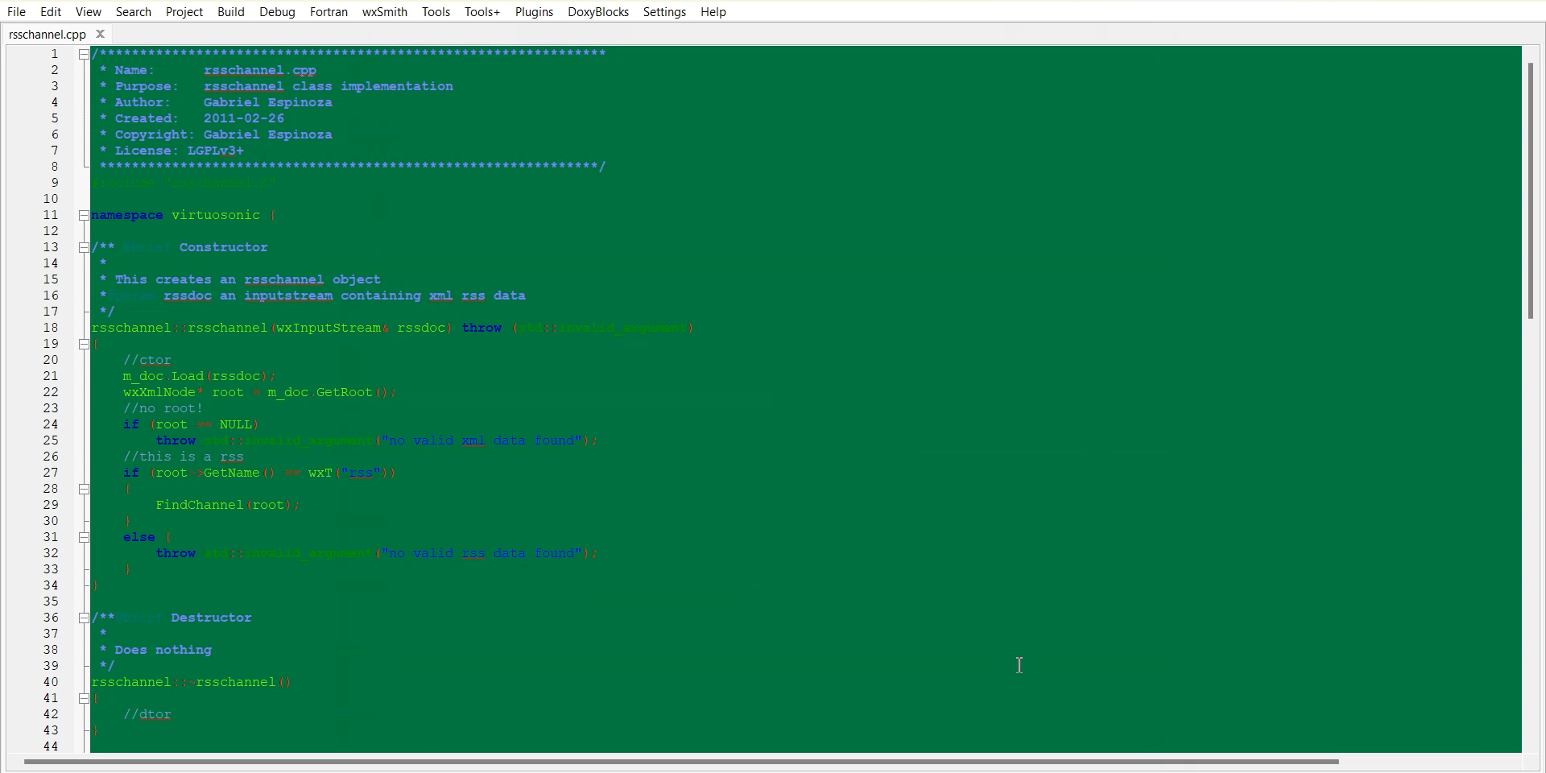  I want to click on Project, so click(184, 11).